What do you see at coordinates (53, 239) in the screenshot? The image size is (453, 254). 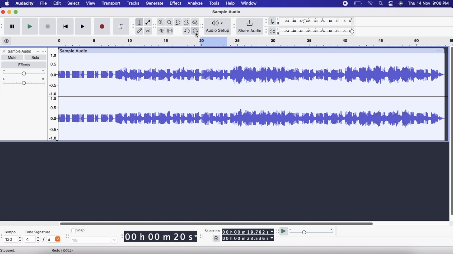 I see `/4` at bounding box center [53, 239].